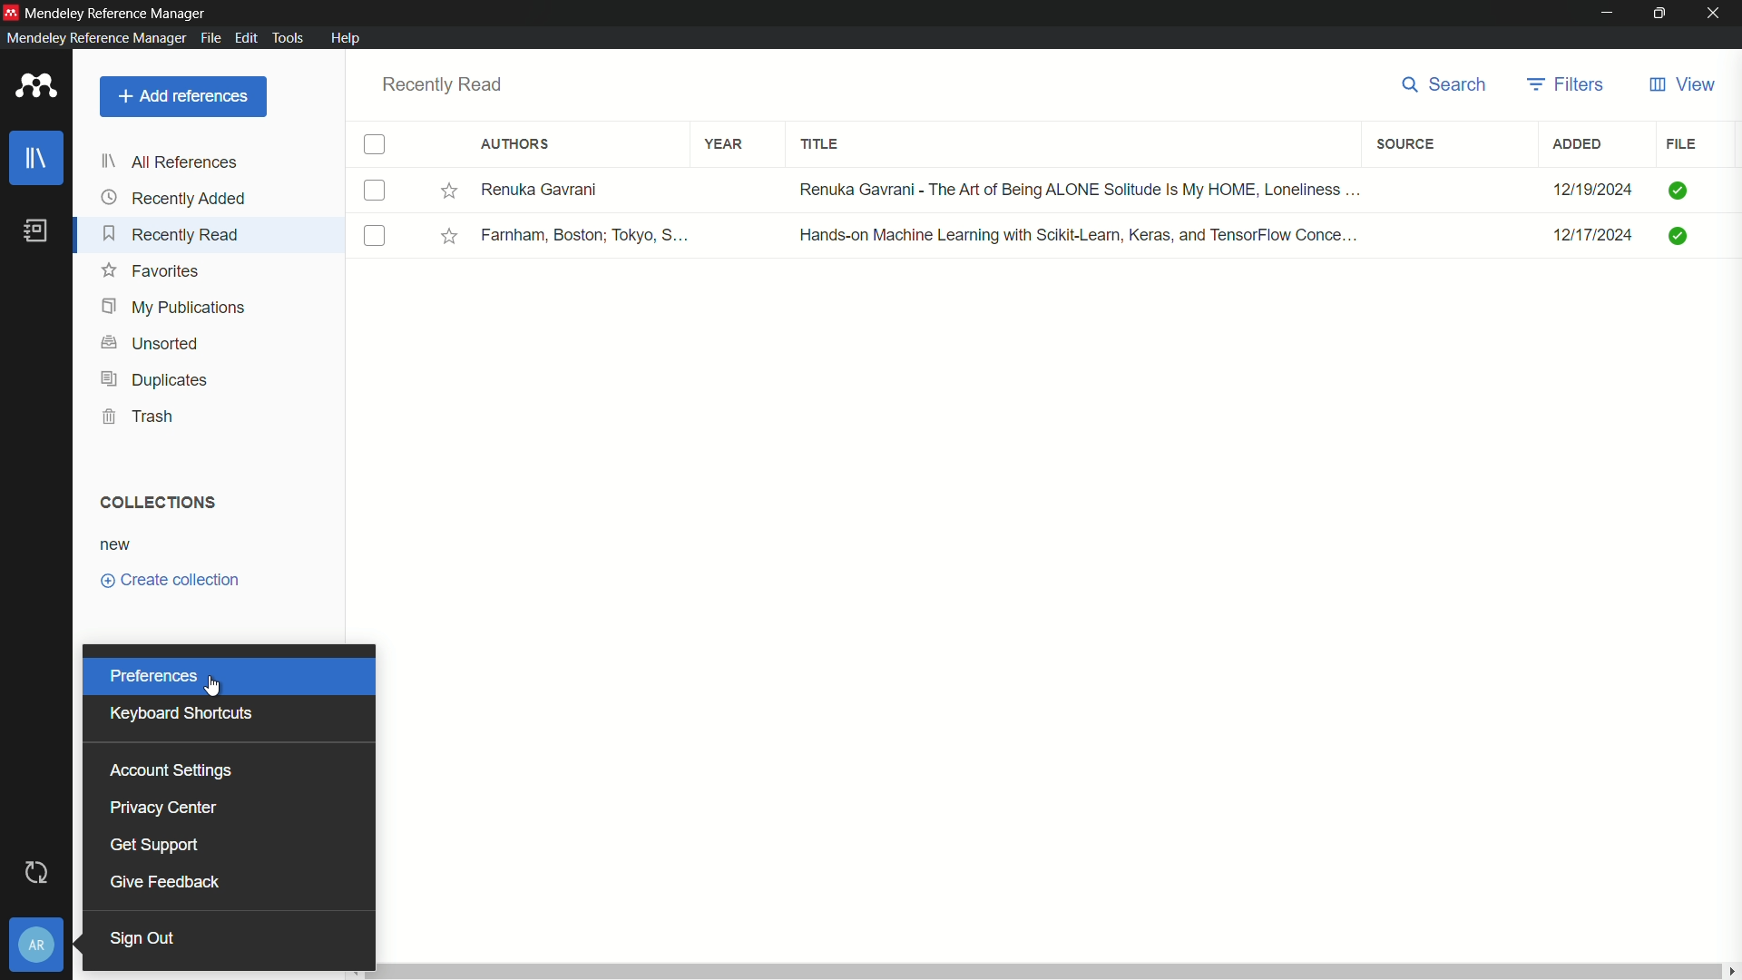 The width and height of the screenshot is (1742, 980). I want to click on collections, so click(155, 502).